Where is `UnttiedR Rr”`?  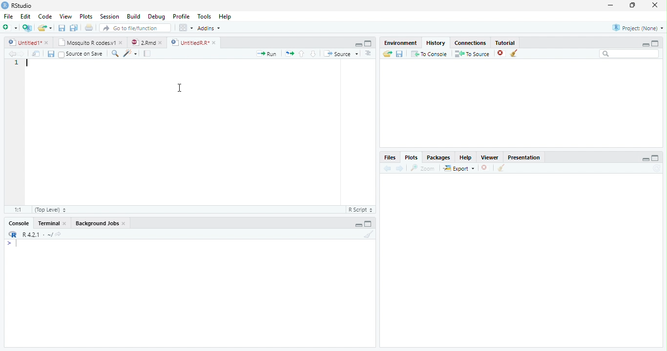
UnttiedR Rr” is located at coordinates (189, 42).